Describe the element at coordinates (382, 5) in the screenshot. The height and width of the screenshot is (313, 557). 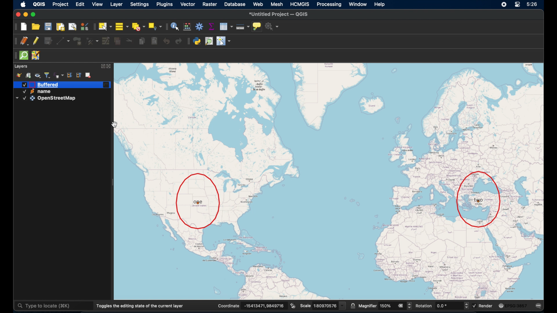
I see `help` at that location.